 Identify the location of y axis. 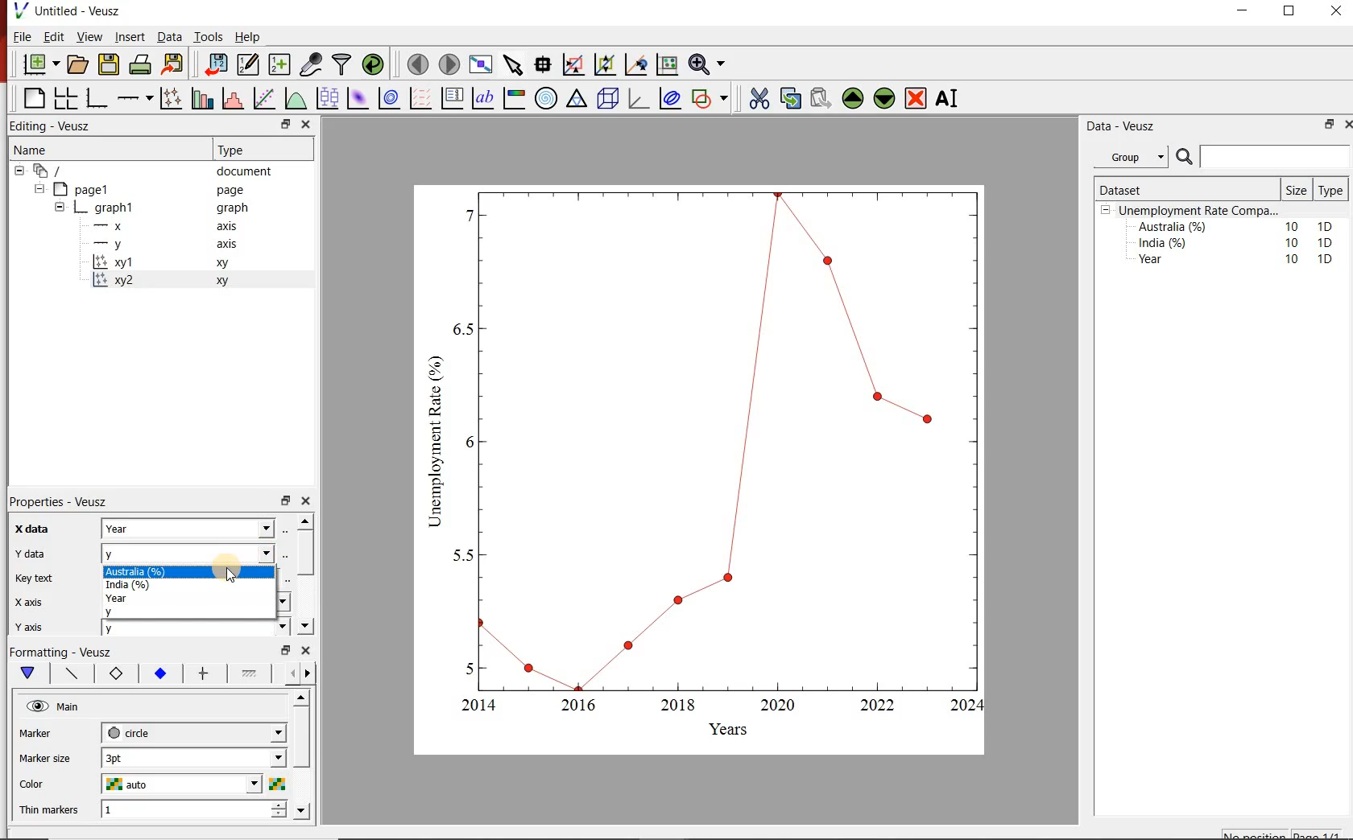
(39, 624).